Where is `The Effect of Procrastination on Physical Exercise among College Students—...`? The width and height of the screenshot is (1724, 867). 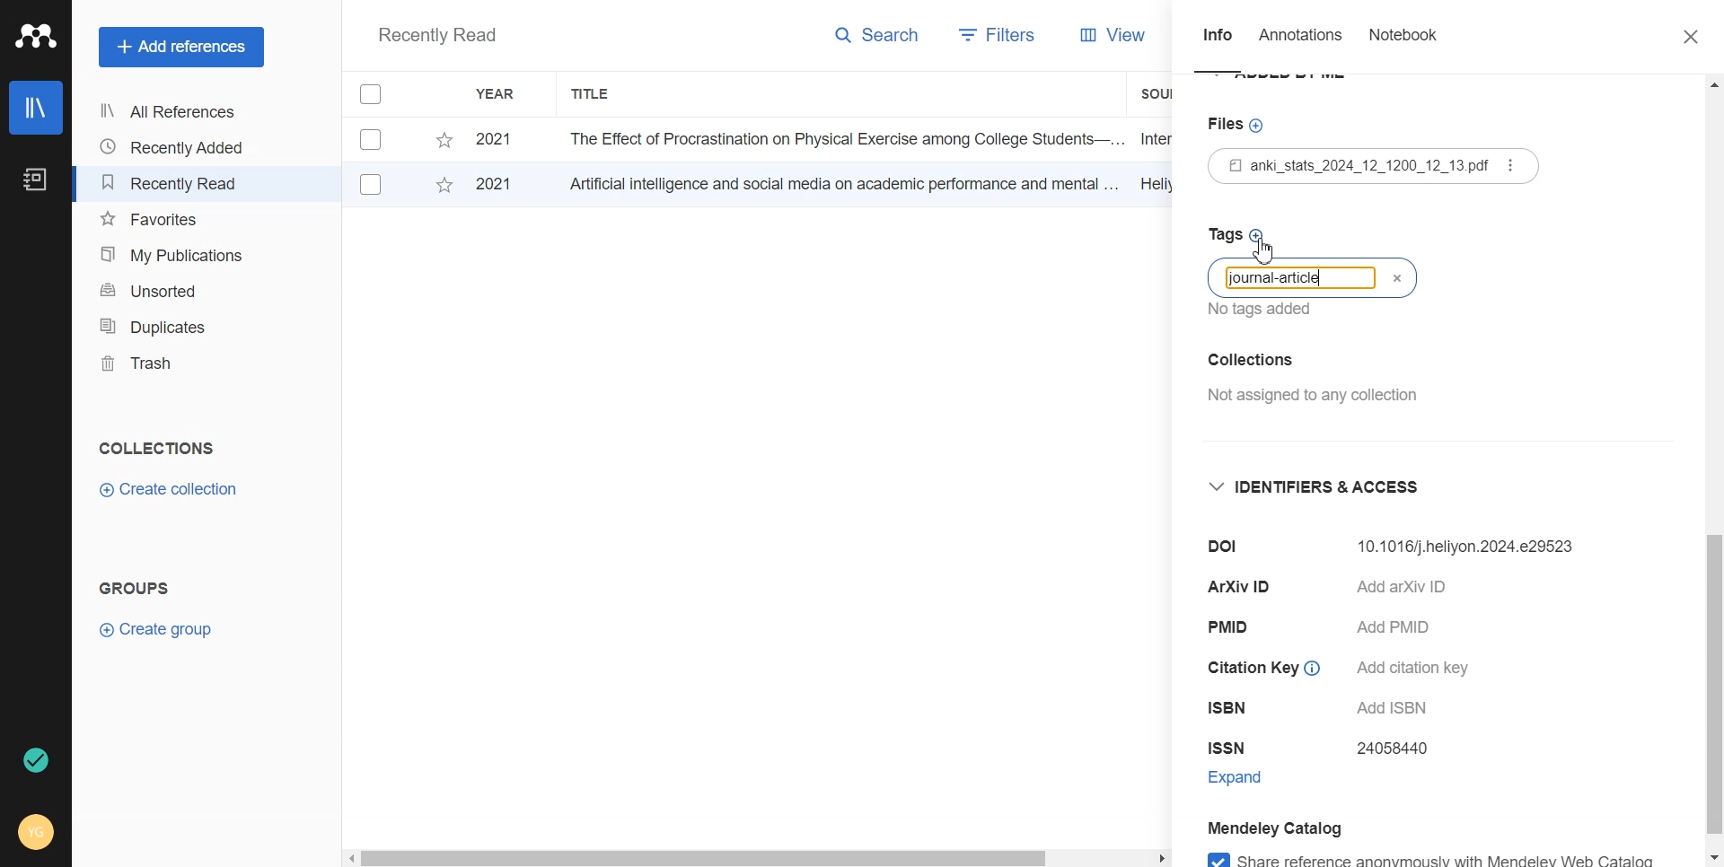 The Effect of Procrastination on Physical Exercise among College Students—... is located at coordinates (840, 138).